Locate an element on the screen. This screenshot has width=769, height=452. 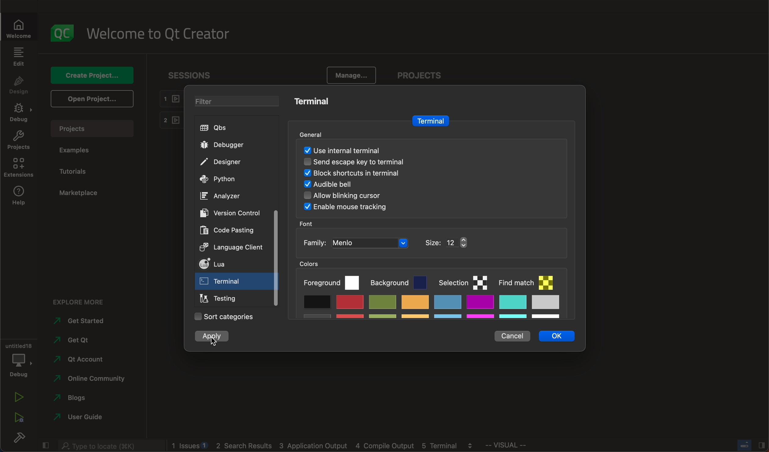
cursor is located at coordinates (214, 342).